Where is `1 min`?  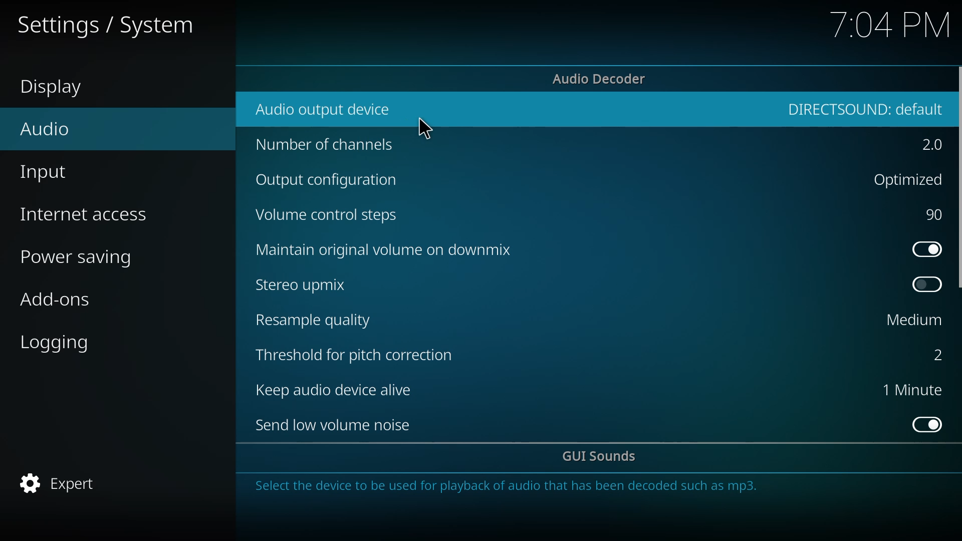 1 min is located at coordinates (912, 389).